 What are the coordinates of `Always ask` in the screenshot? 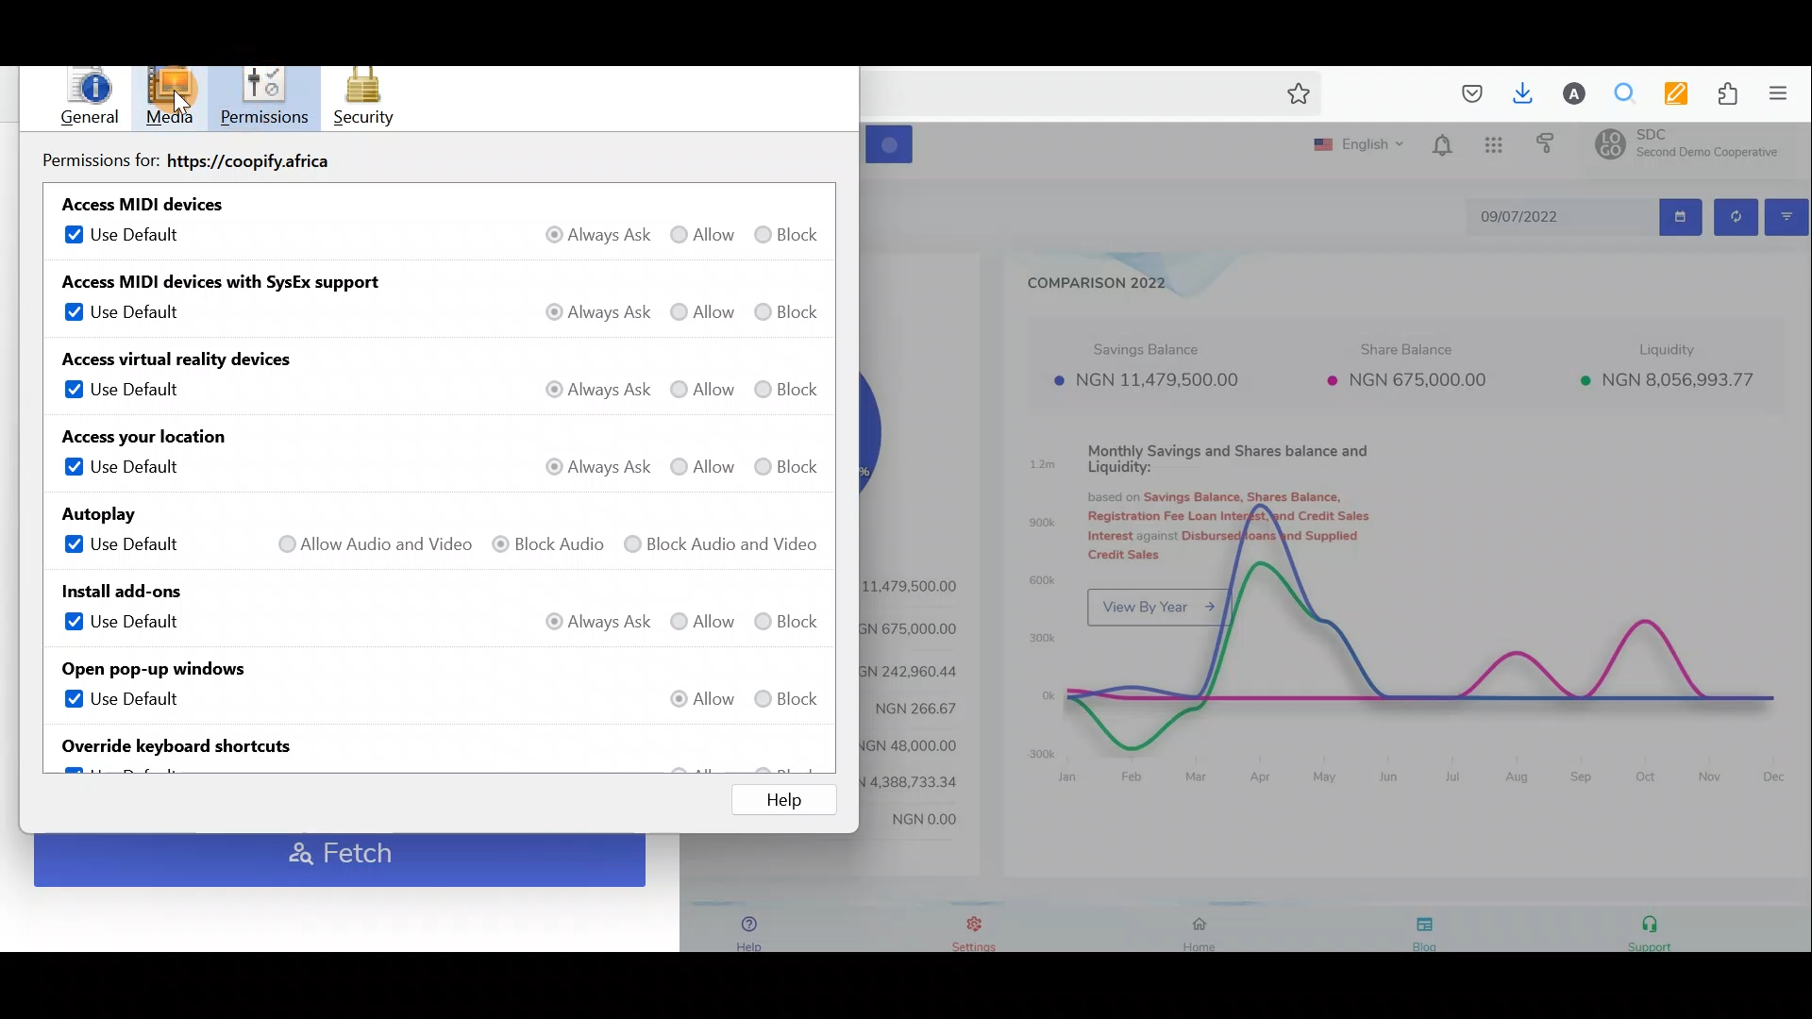 It's located at (593, 238).